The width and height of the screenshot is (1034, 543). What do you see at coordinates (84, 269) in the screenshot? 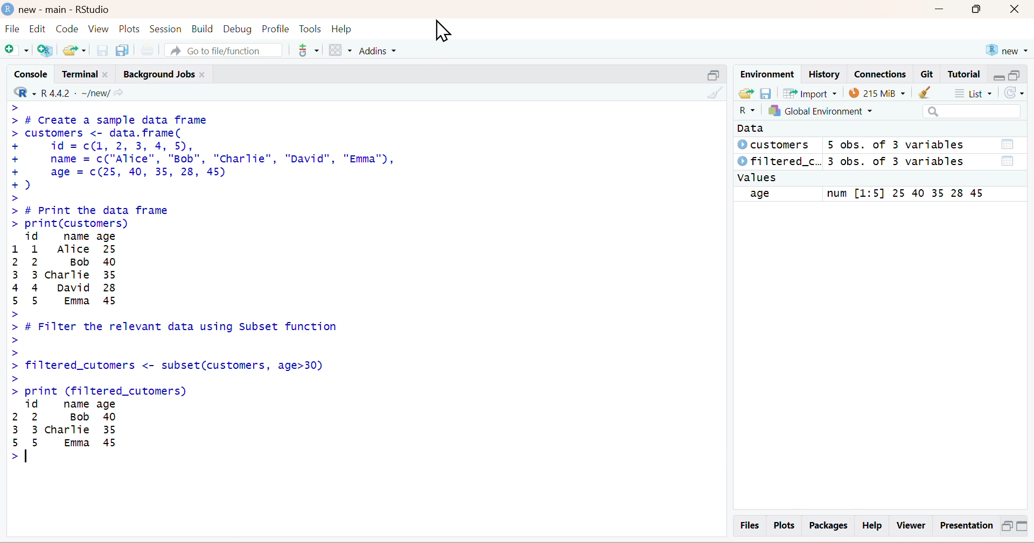
I see `id name age 1 1 Alice 22 Bob 40 Charlie 35David 285 5 Emma 45>>` at bounding box center [84, 269].